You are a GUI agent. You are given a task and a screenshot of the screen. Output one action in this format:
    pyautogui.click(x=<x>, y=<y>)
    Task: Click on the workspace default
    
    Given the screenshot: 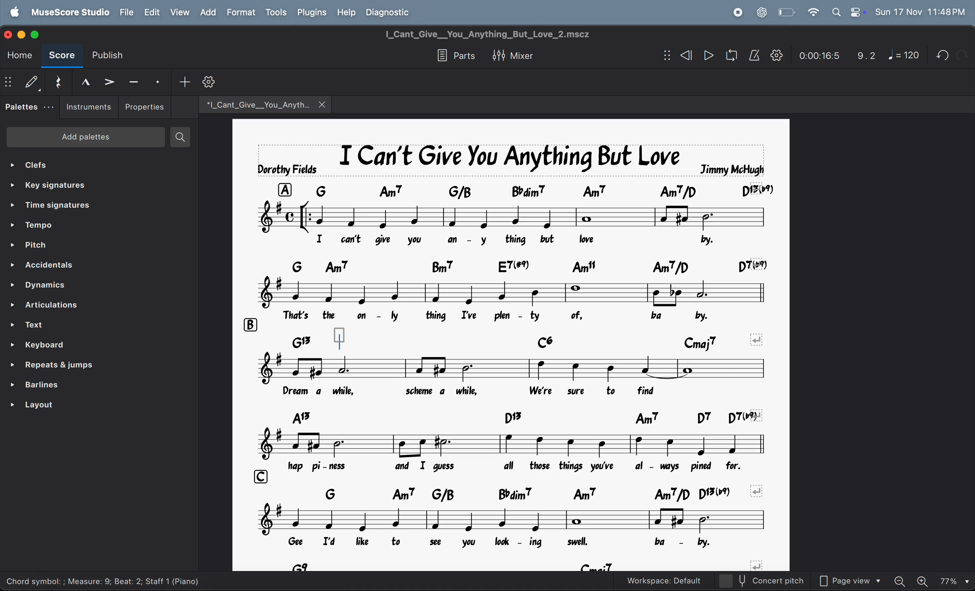 What is the action you would take?
    pyautogui.click(x=661, y=579)
    